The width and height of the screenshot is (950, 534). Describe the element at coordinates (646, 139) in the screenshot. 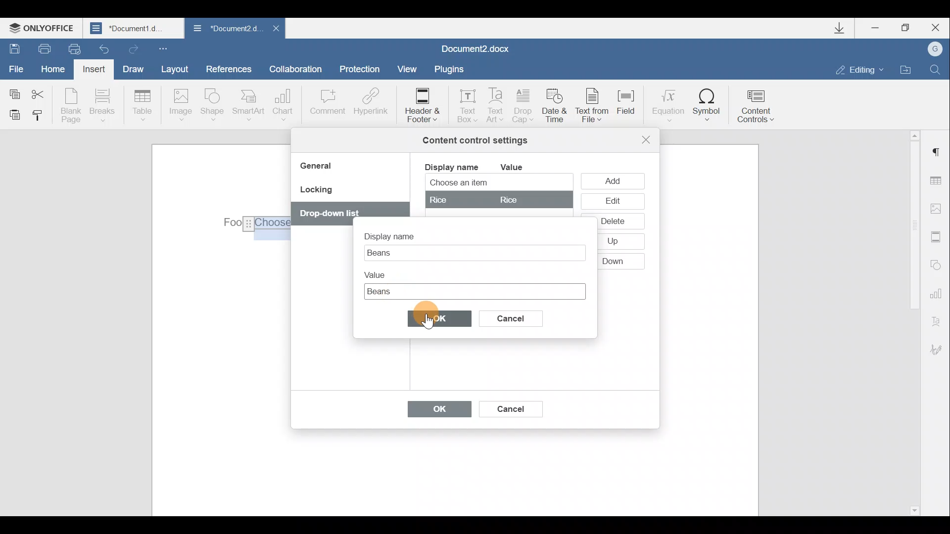

I see `Close` at that location.